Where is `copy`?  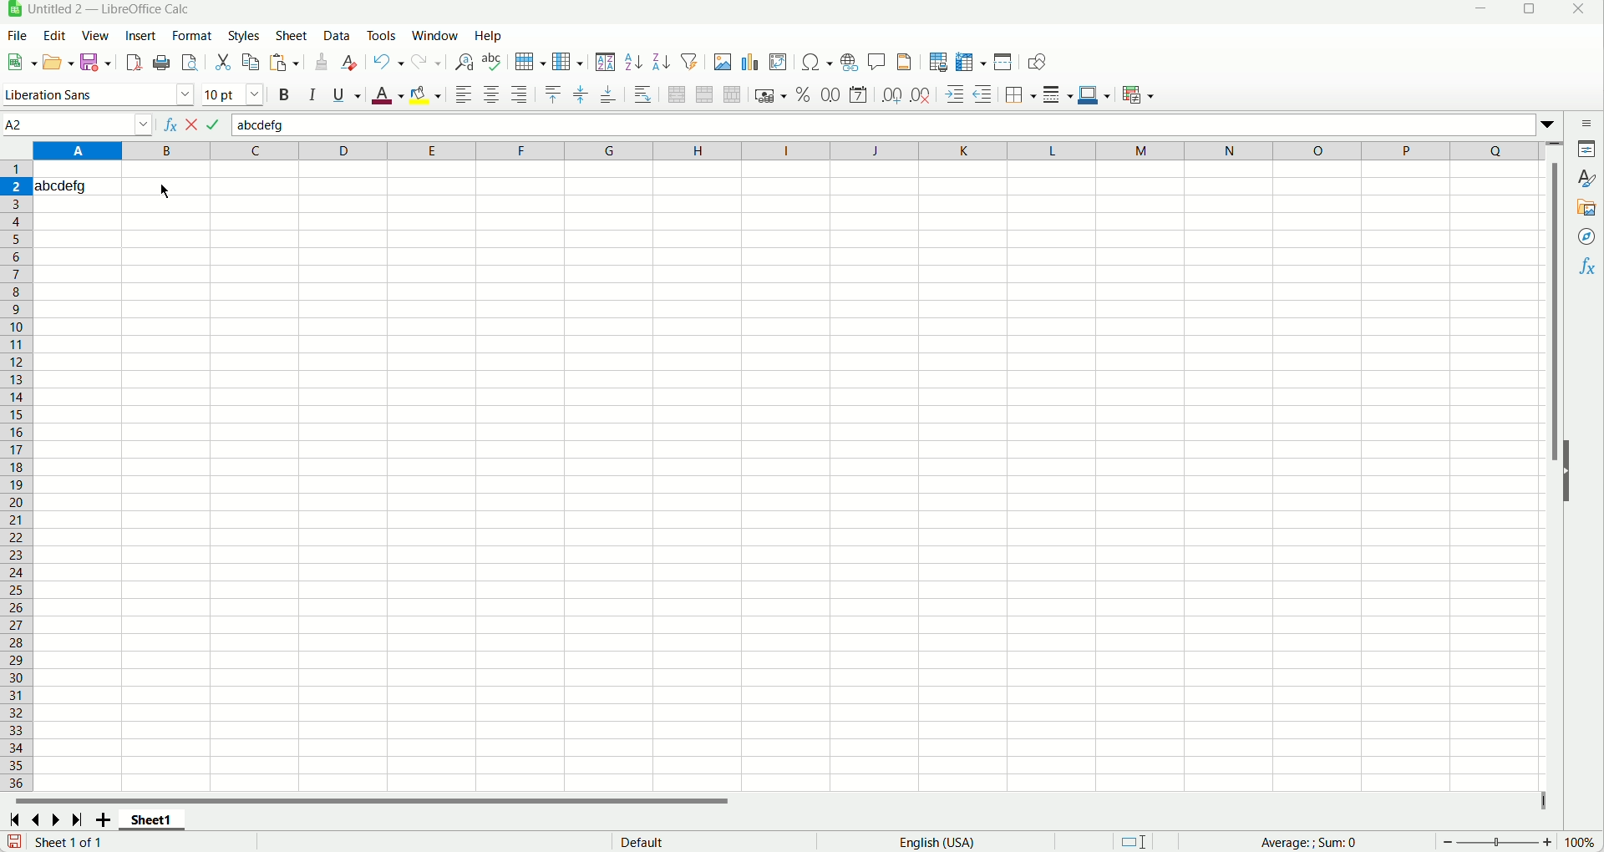
copy is located at coordinates (251, 62).